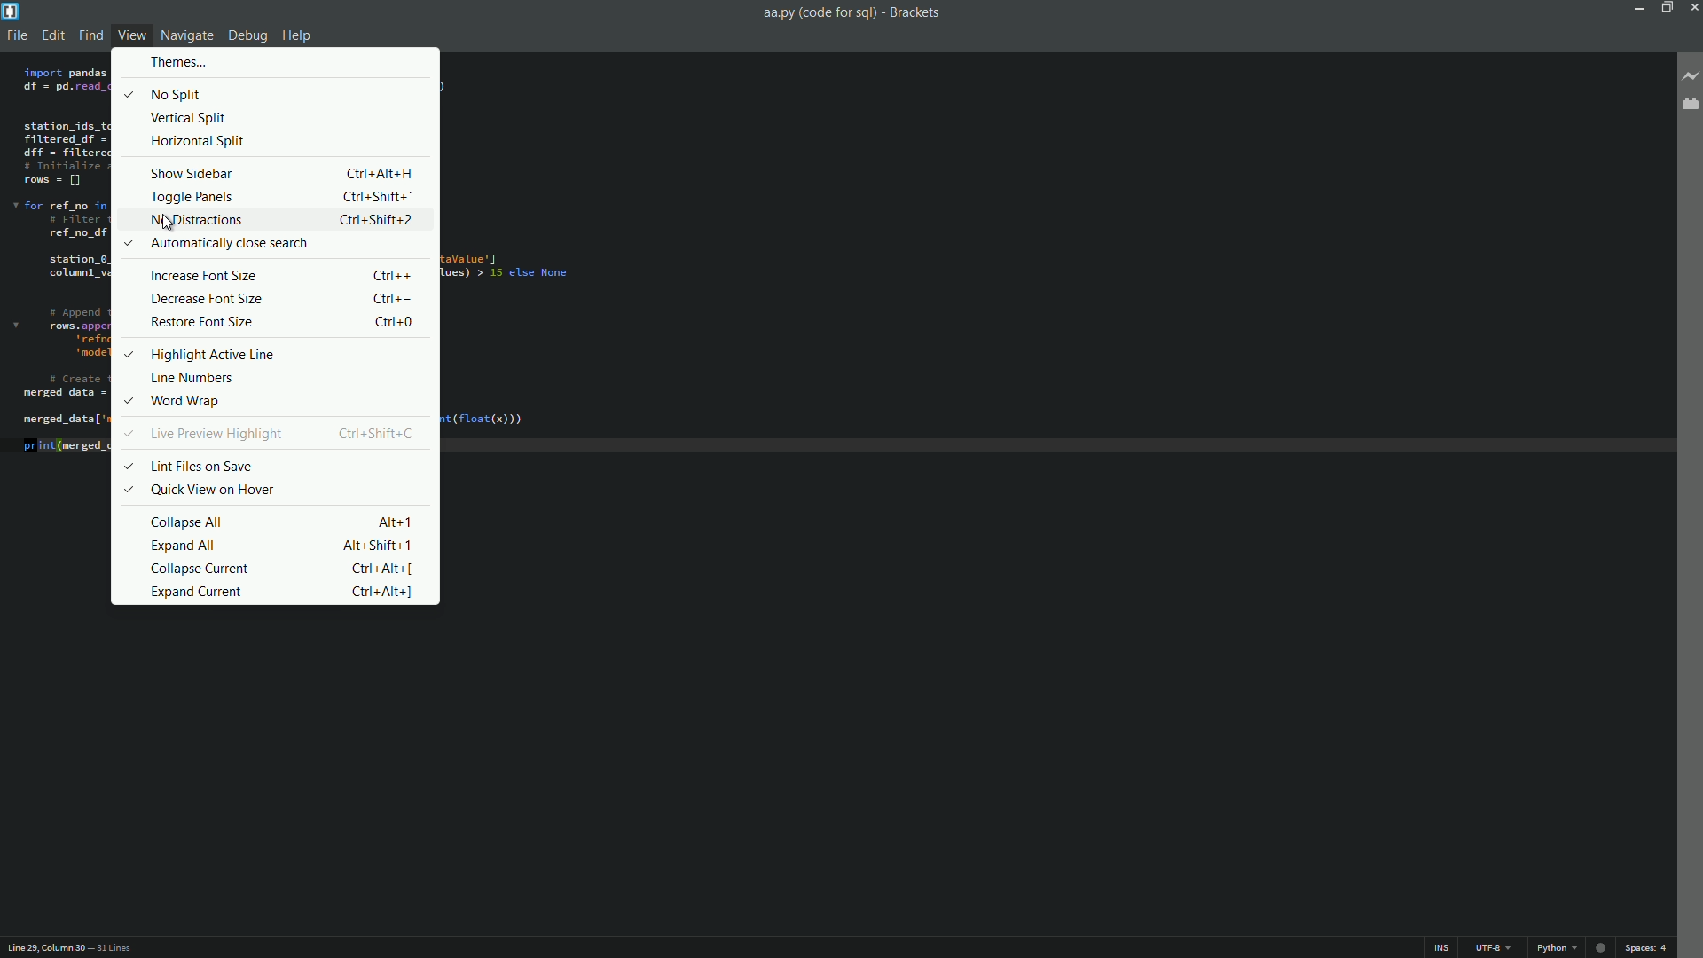 The image size is (1703, 958). Describe the element at coordinates (229, 244) in the screenshot. I see `automatically close search` at that location.